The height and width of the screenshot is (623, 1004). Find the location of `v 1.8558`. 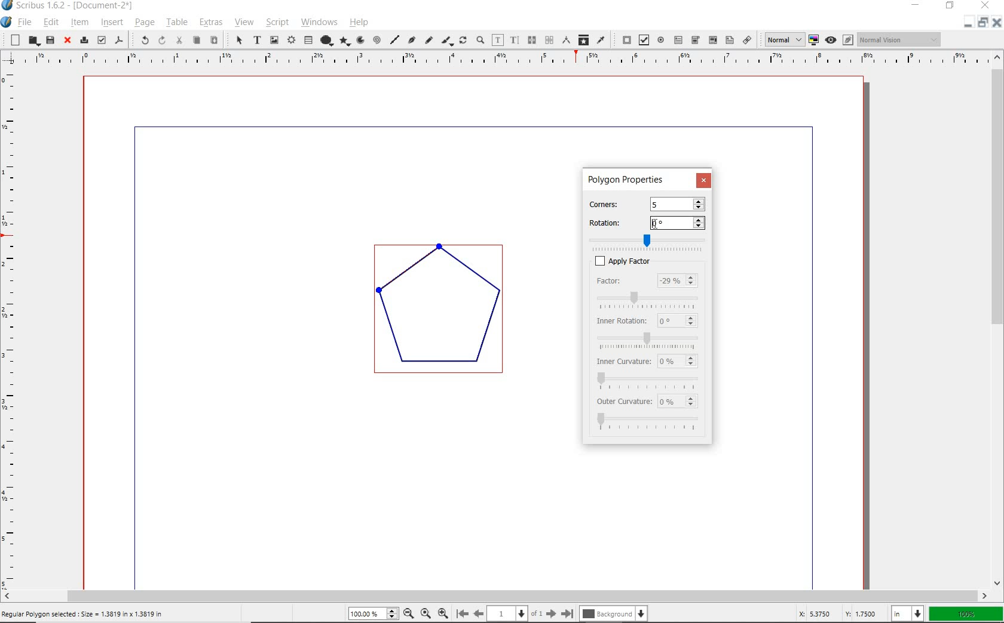

v 1.8558 is located at coordinates (861, 612).